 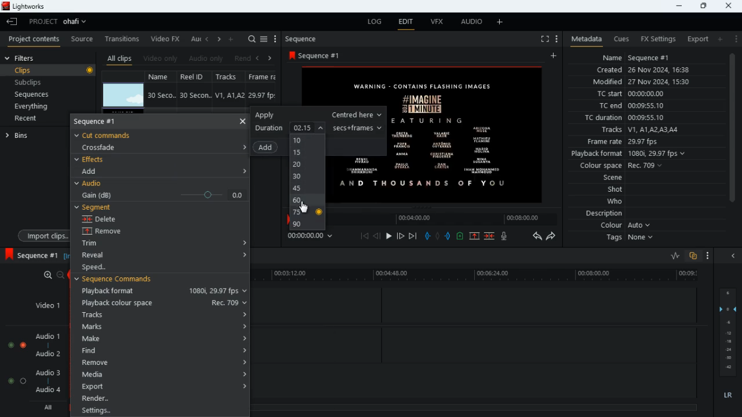 I want to click on text, so click(x=370, y=88).